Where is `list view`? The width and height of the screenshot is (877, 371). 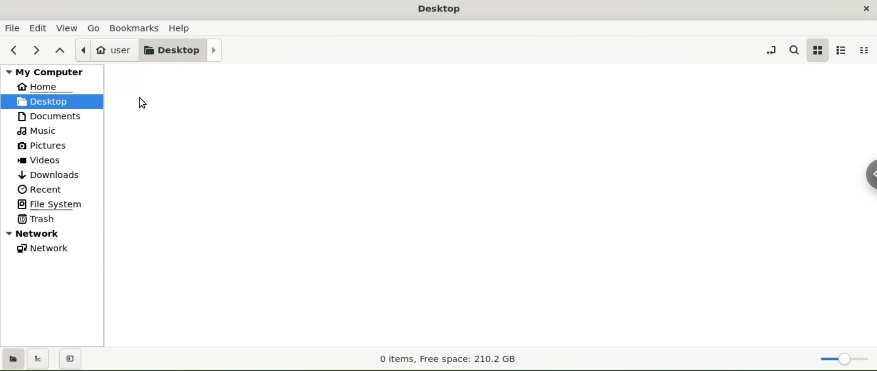 list view is located at coordinates (842, 50).